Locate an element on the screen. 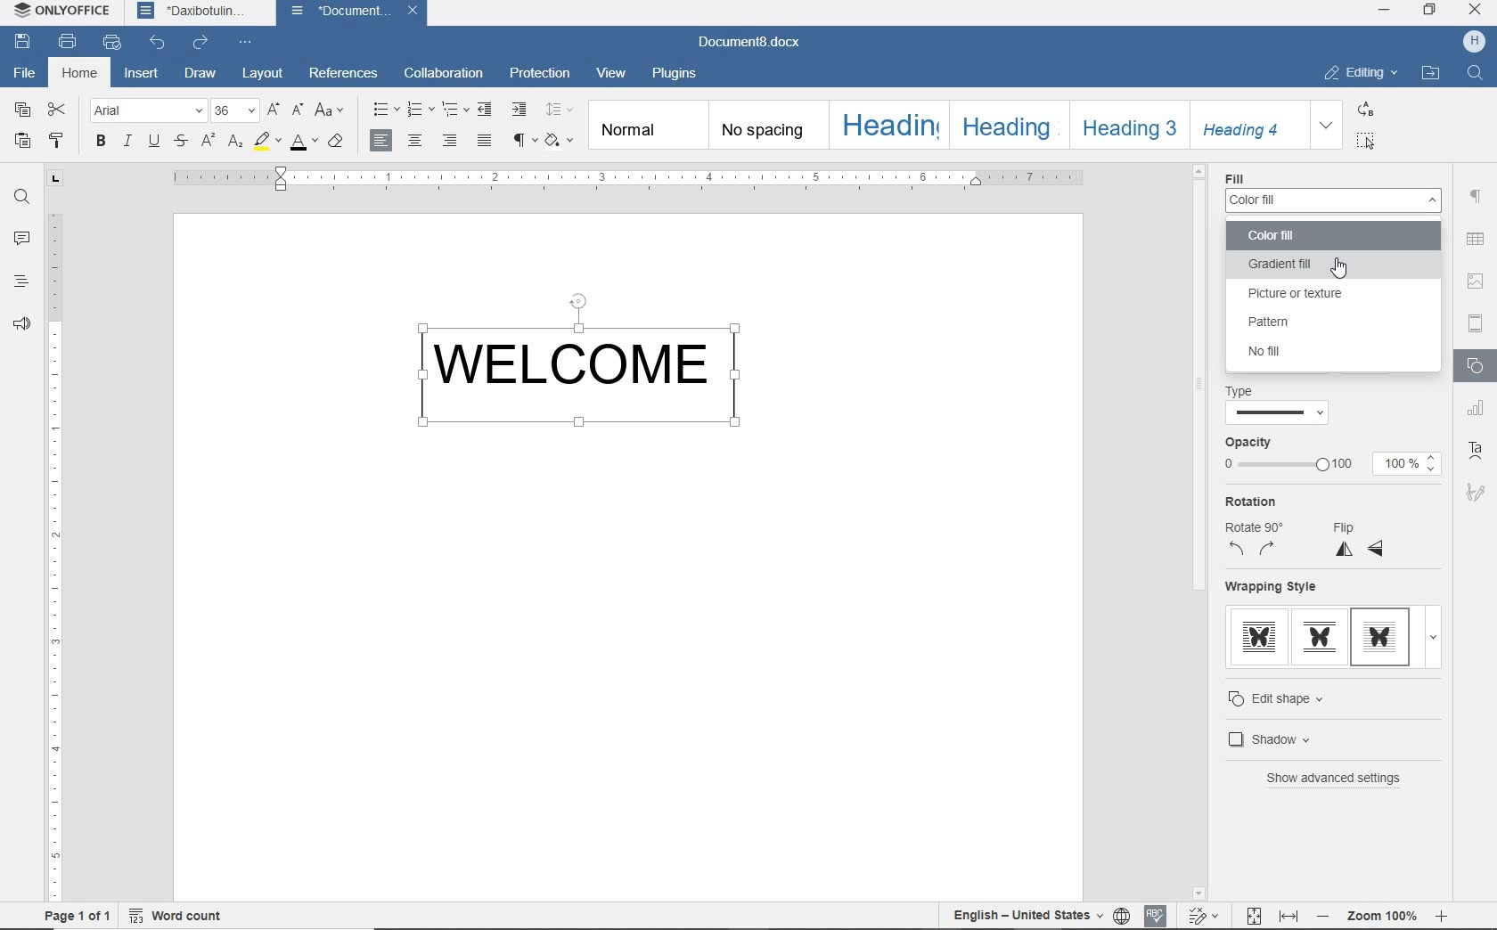 This screenshot has width=1497, height=930. gradient fill is located at coordinates (1329, 265).